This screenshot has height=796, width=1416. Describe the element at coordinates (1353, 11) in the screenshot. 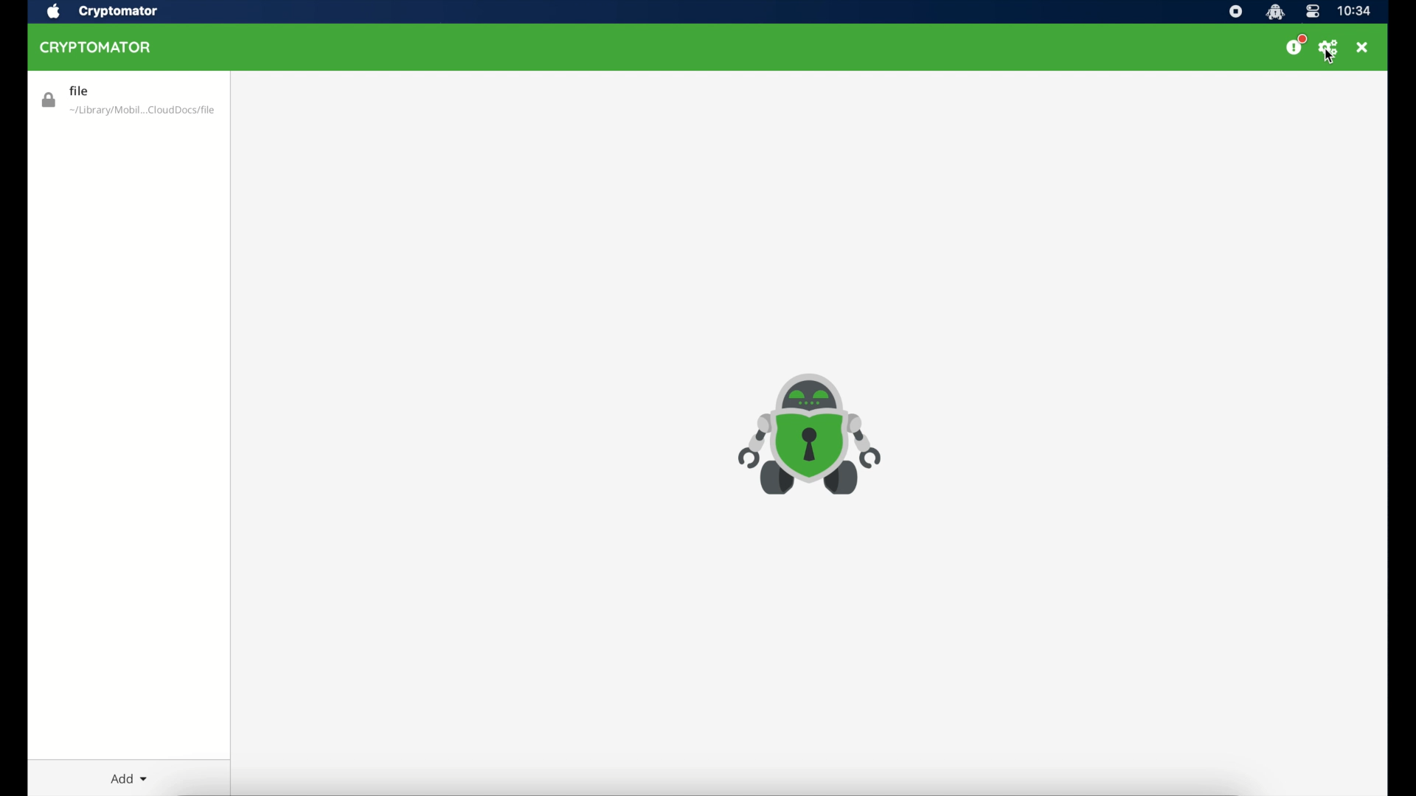

I see `time` at that location.